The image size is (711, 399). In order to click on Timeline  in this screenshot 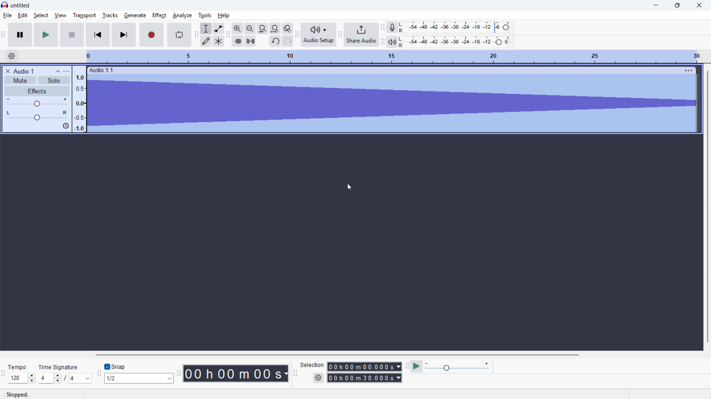, I will do `click(395, 57)`.